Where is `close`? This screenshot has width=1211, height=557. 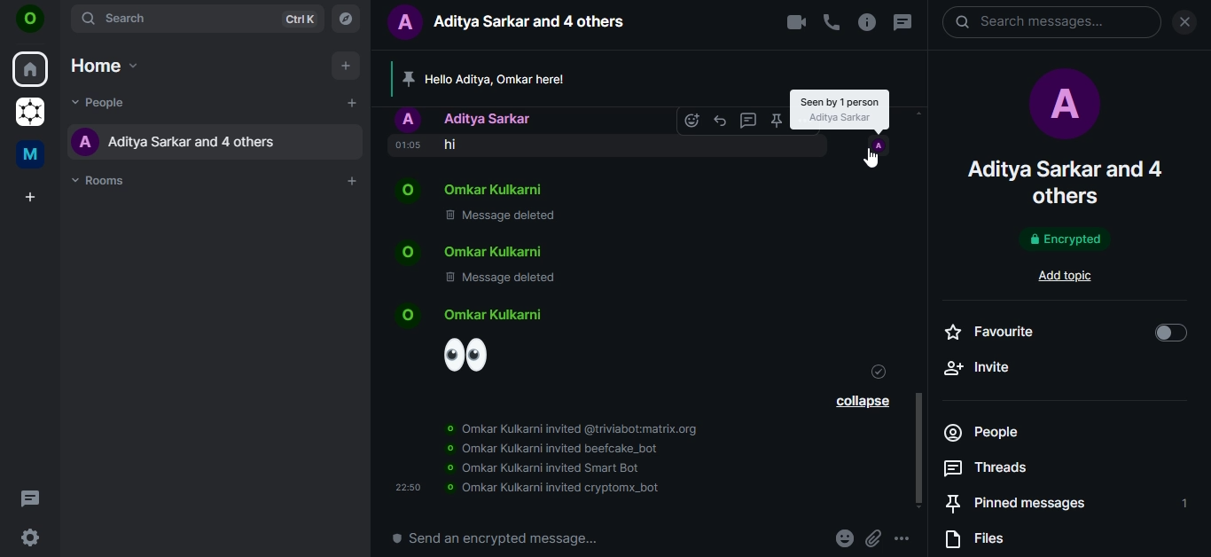 close is located at coordinates (1184, 23).